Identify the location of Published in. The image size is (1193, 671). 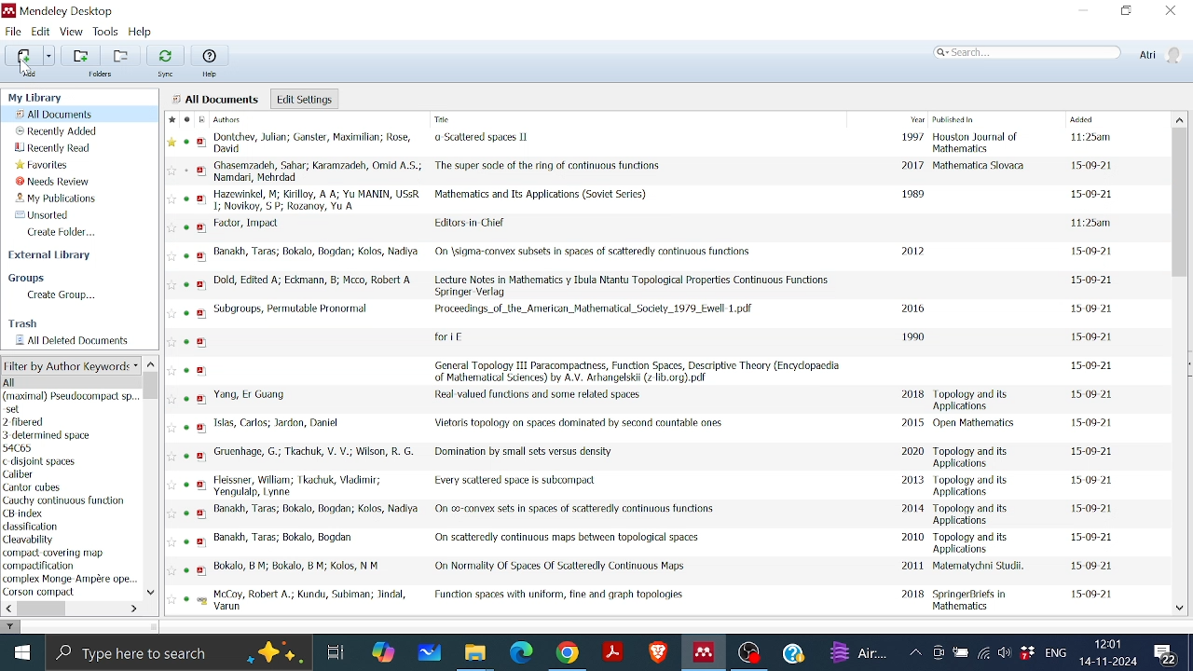
(977, 542).